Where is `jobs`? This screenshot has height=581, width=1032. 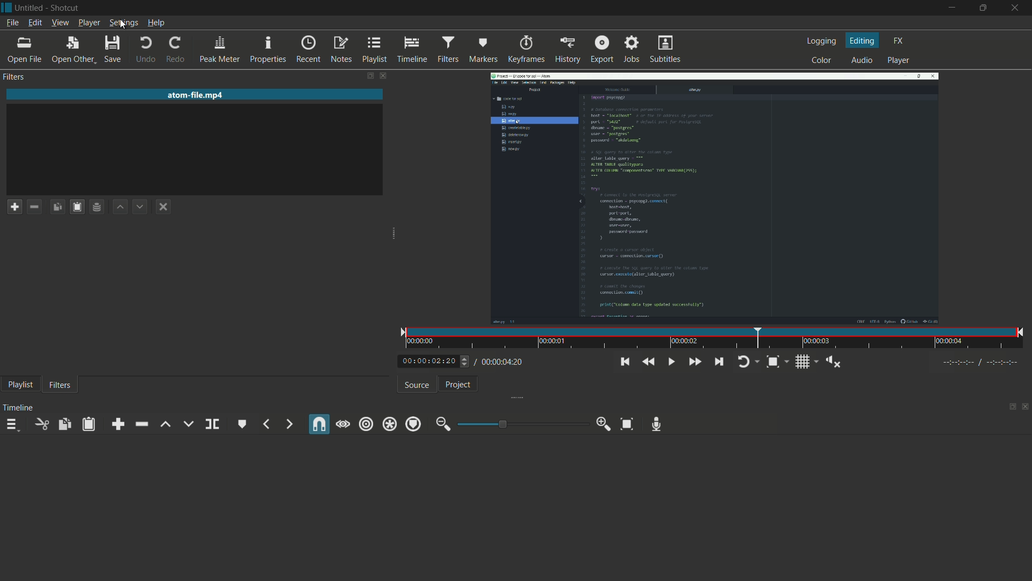
jobs is located at coordinates (633, 49).